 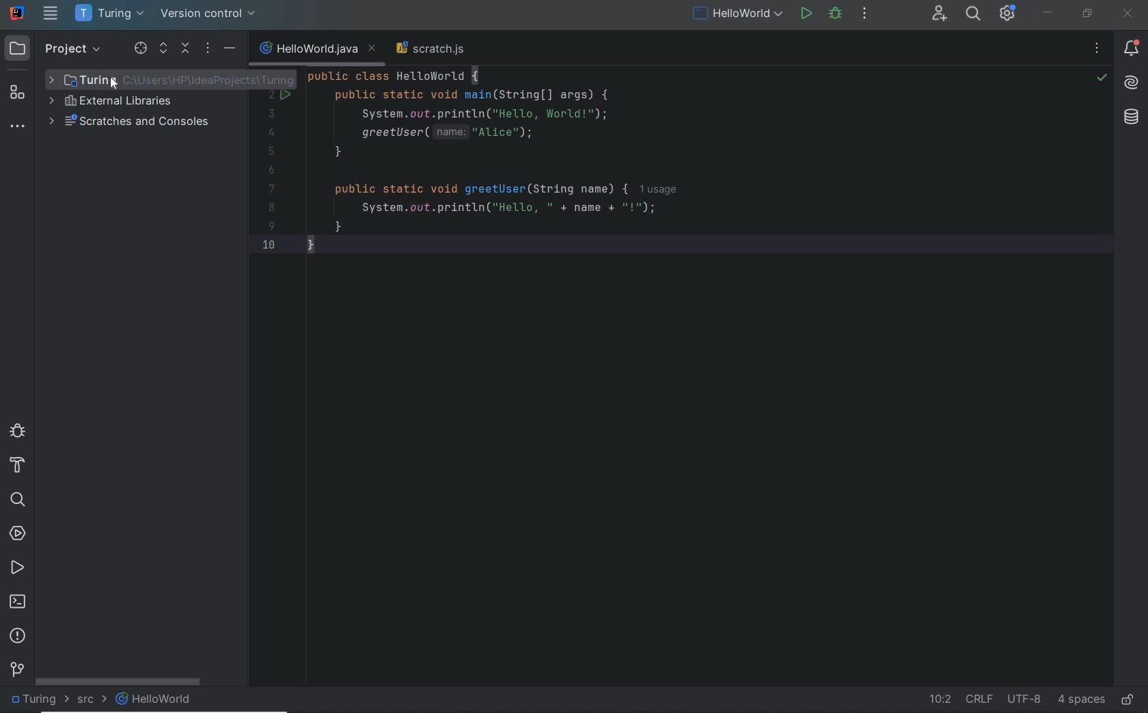 I want to click on scratches & consoles, so click(x=136, y=122).